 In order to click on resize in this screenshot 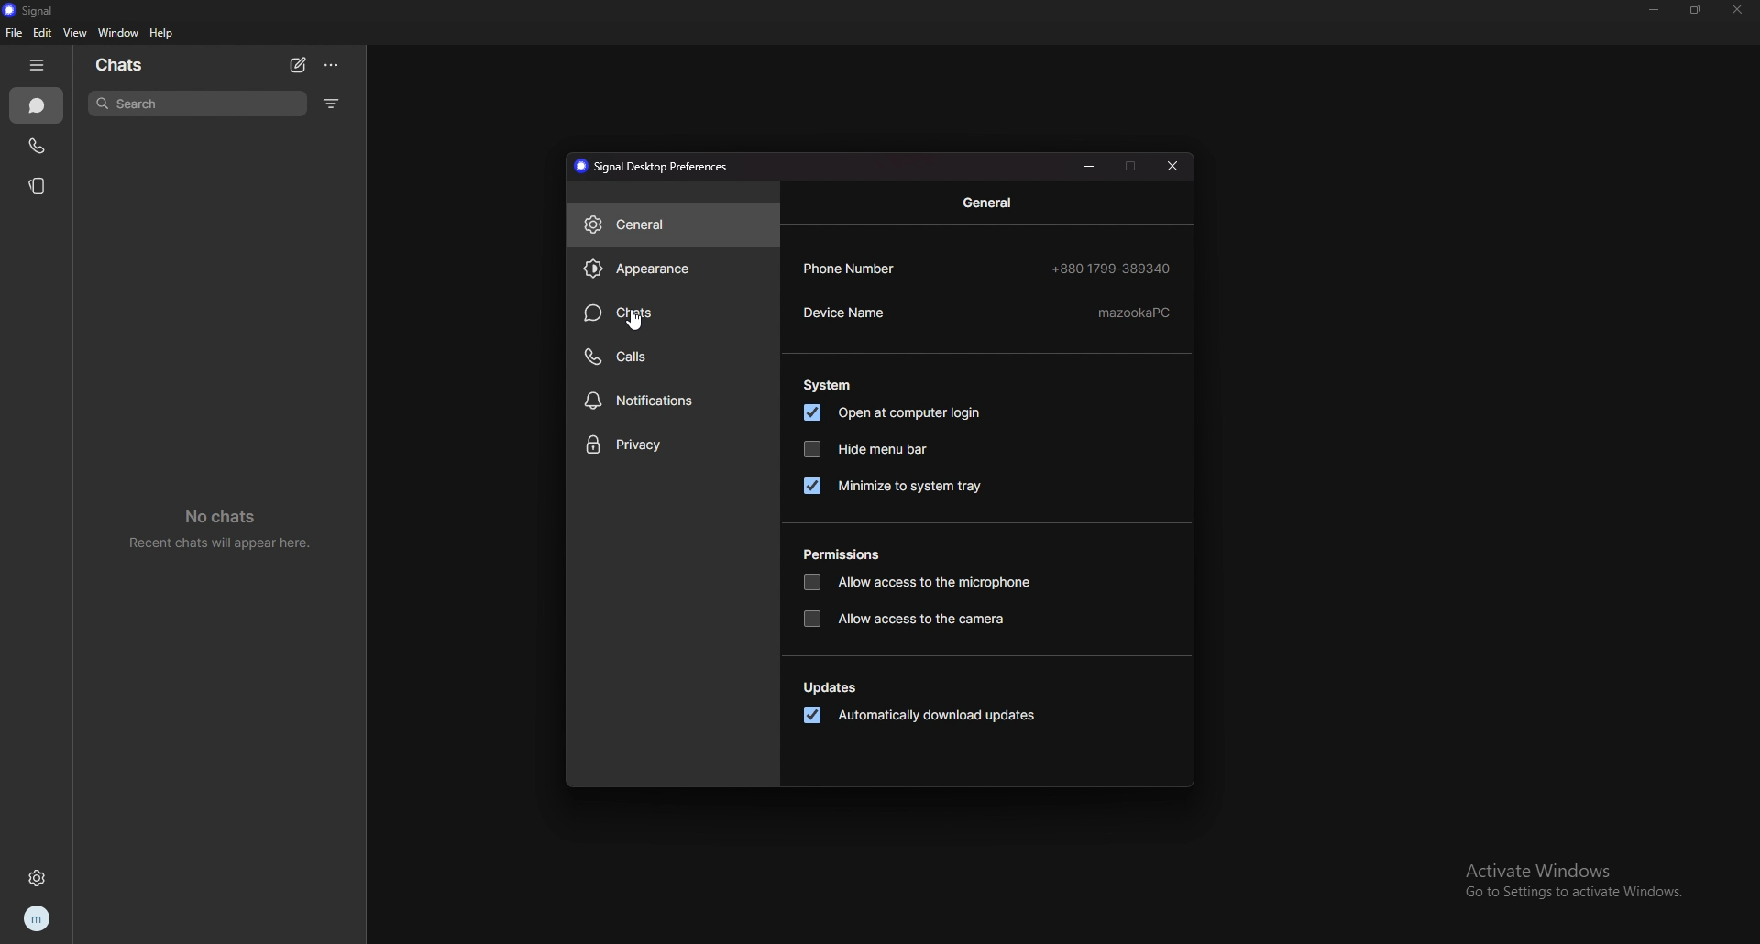, I will do `click(1696, 8)`.